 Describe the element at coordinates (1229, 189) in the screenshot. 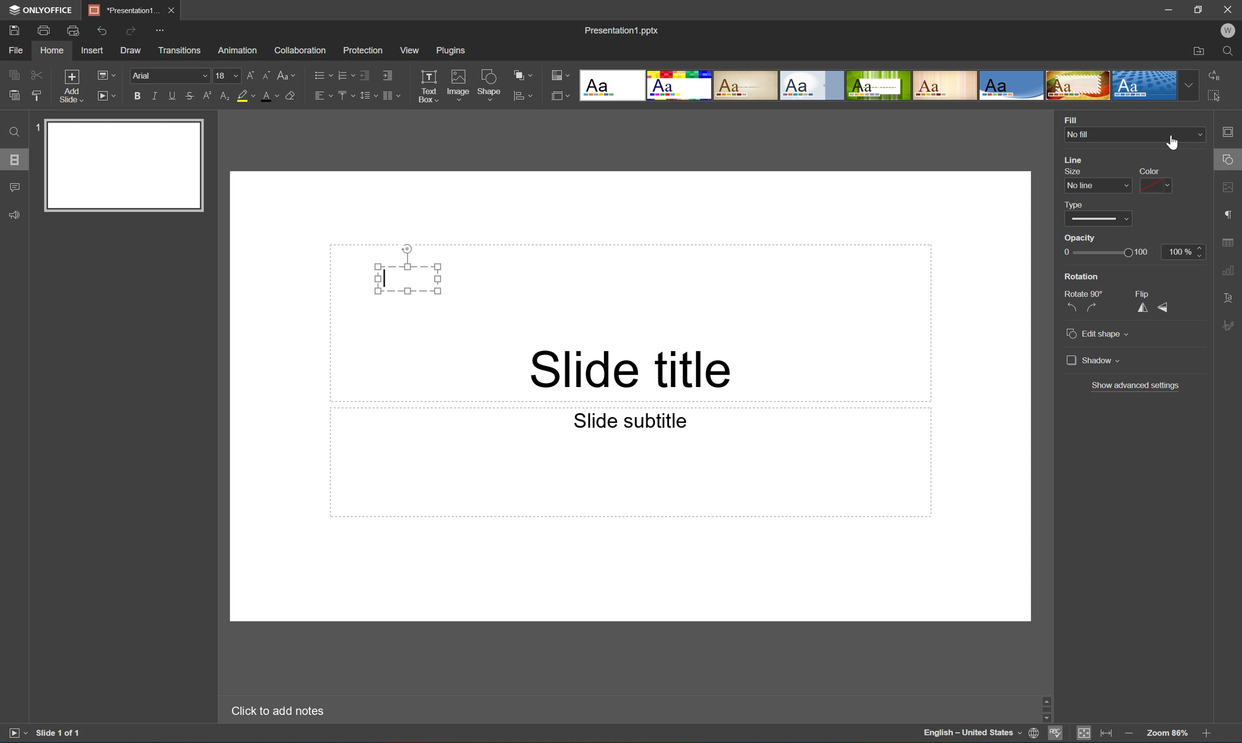

I see `image settings` at that location.